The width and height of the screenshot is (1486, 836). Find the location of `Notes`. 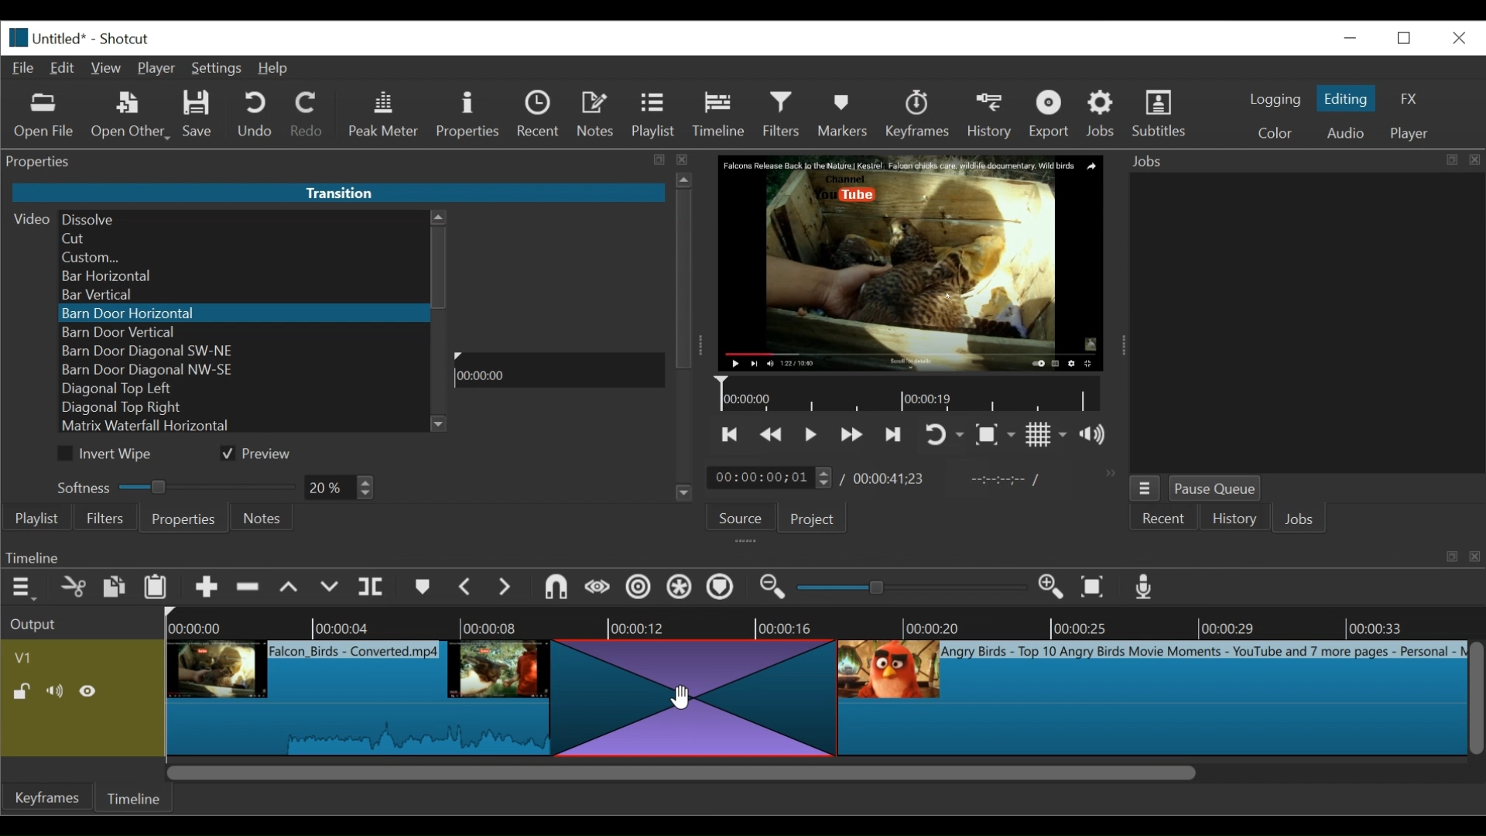

Notes is located at coordinates (597, 116).